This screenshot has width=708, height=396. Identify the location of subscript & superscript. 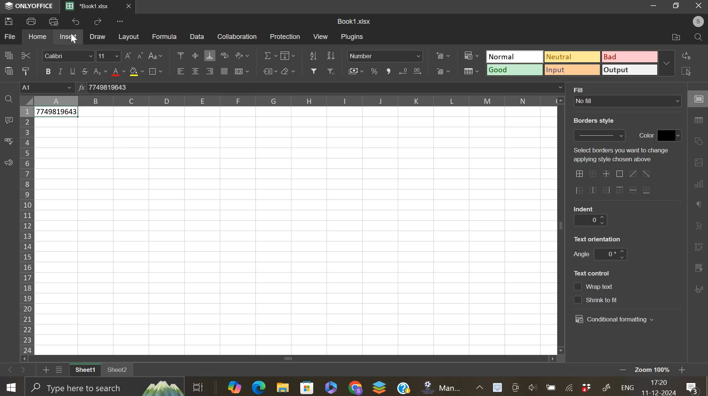
(102, 72).